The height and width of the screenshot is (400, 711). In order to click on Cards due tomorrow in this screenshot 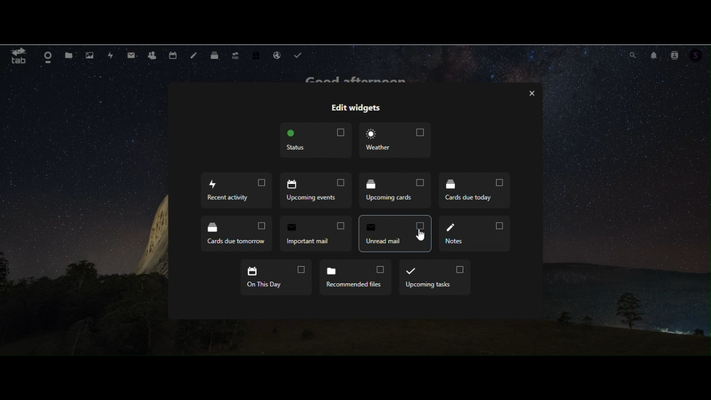, I will do `click(238, 234)`.